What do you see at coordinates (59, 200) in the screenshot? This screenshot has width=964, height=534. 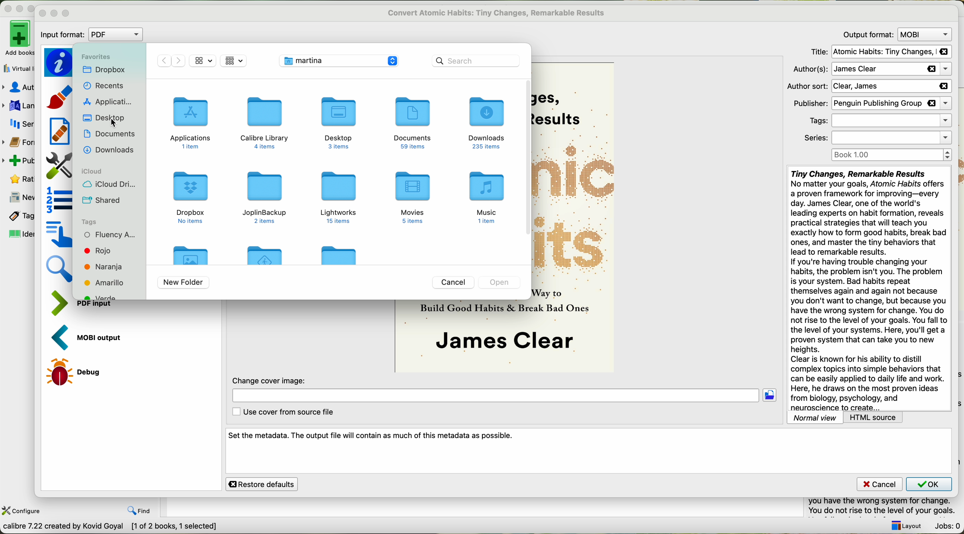 I see `structure detection` at bounding box center [59, 200].